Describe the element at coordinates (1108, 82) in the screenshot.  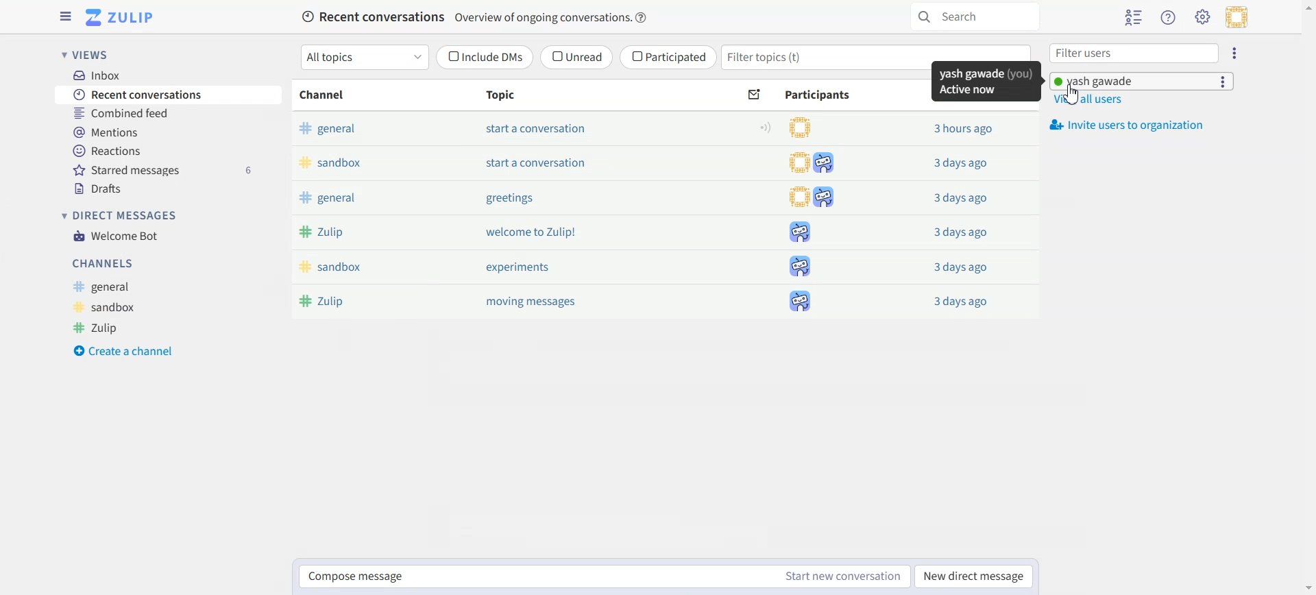
I see `yash gawade` at that location.